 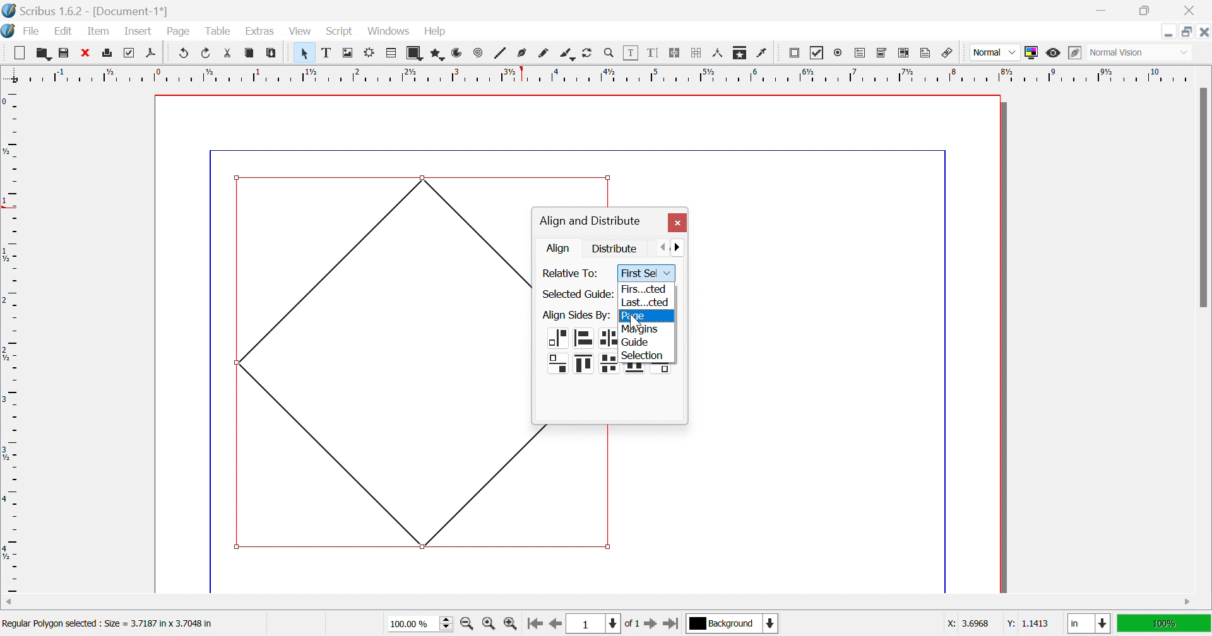 What do you see at coordinates (1162, 622) in the screenshot?
I see `100%` at bounding box center [1162, 622].